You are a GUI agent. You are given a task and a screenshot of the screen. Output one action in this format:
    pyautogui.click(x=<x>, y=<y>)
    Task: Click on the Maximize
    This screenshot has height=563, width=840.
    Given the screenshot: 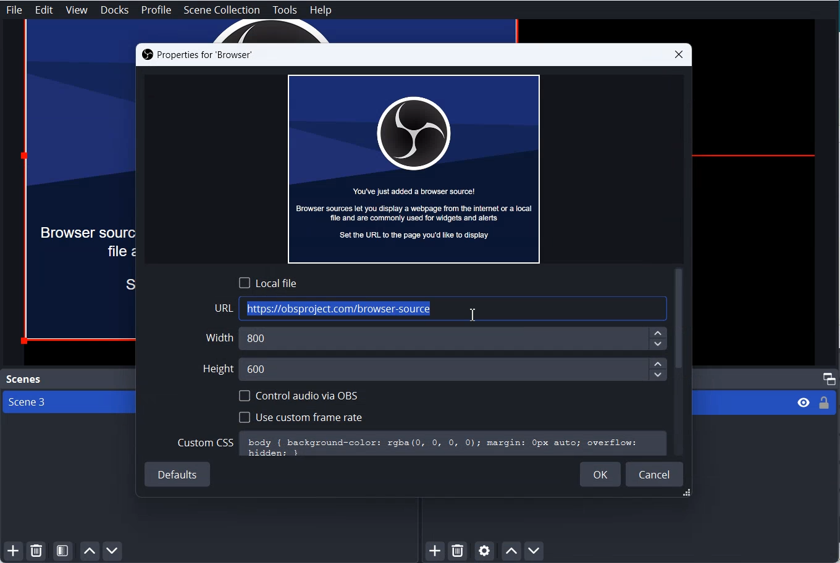 What is the action you would take?
    pyautogui.click(x=829, y=378)
    